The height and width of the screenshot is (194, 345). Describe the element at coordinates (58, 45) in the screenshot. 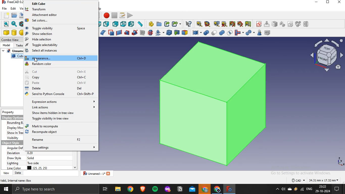

I see `toggle selectability` at that location.